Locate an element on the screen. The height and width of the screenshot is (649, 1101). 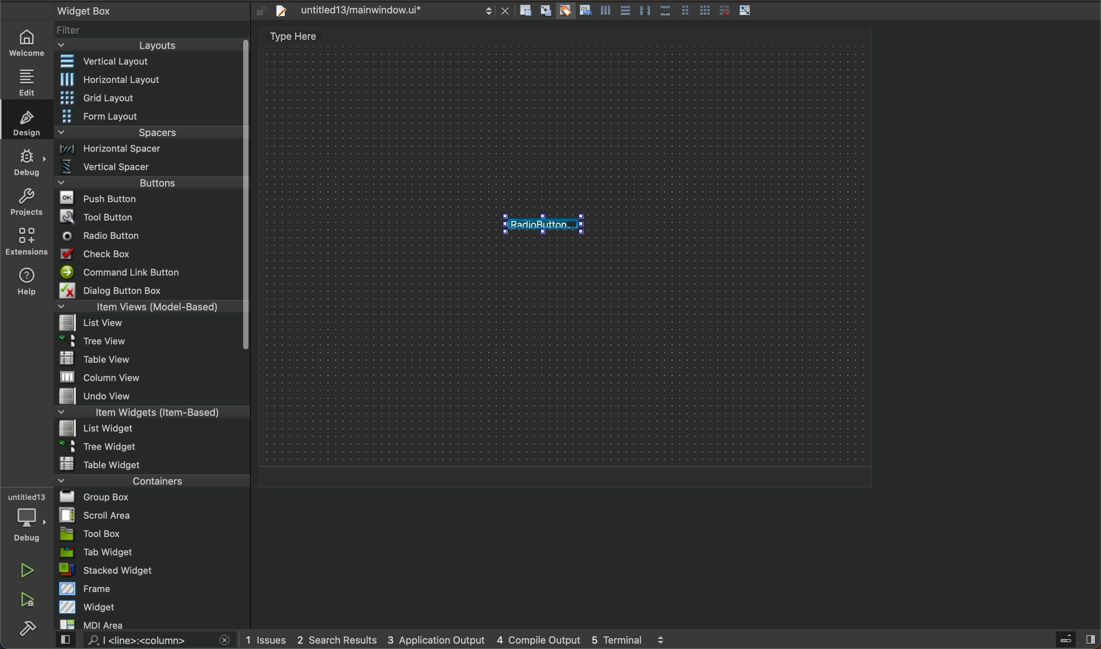
widget box is located at coordinates (140, 10).